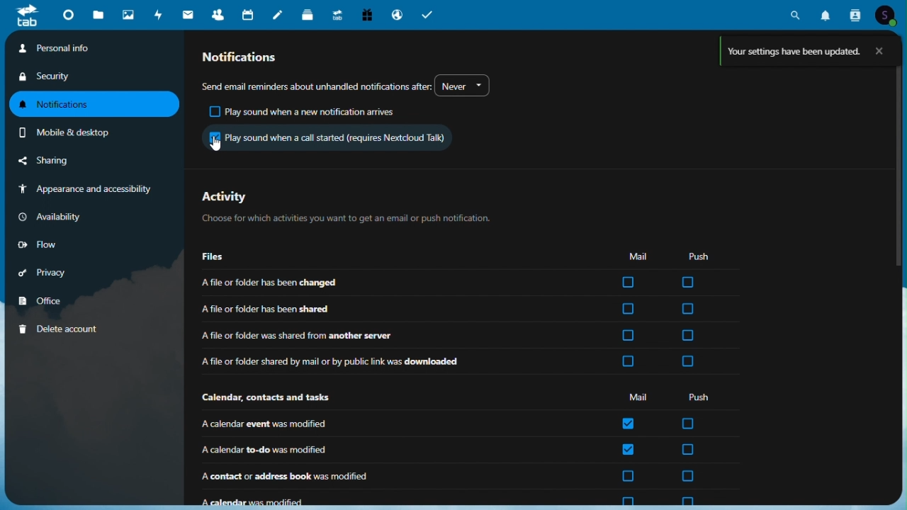  I want to click on Account icon, so click(887, 14).